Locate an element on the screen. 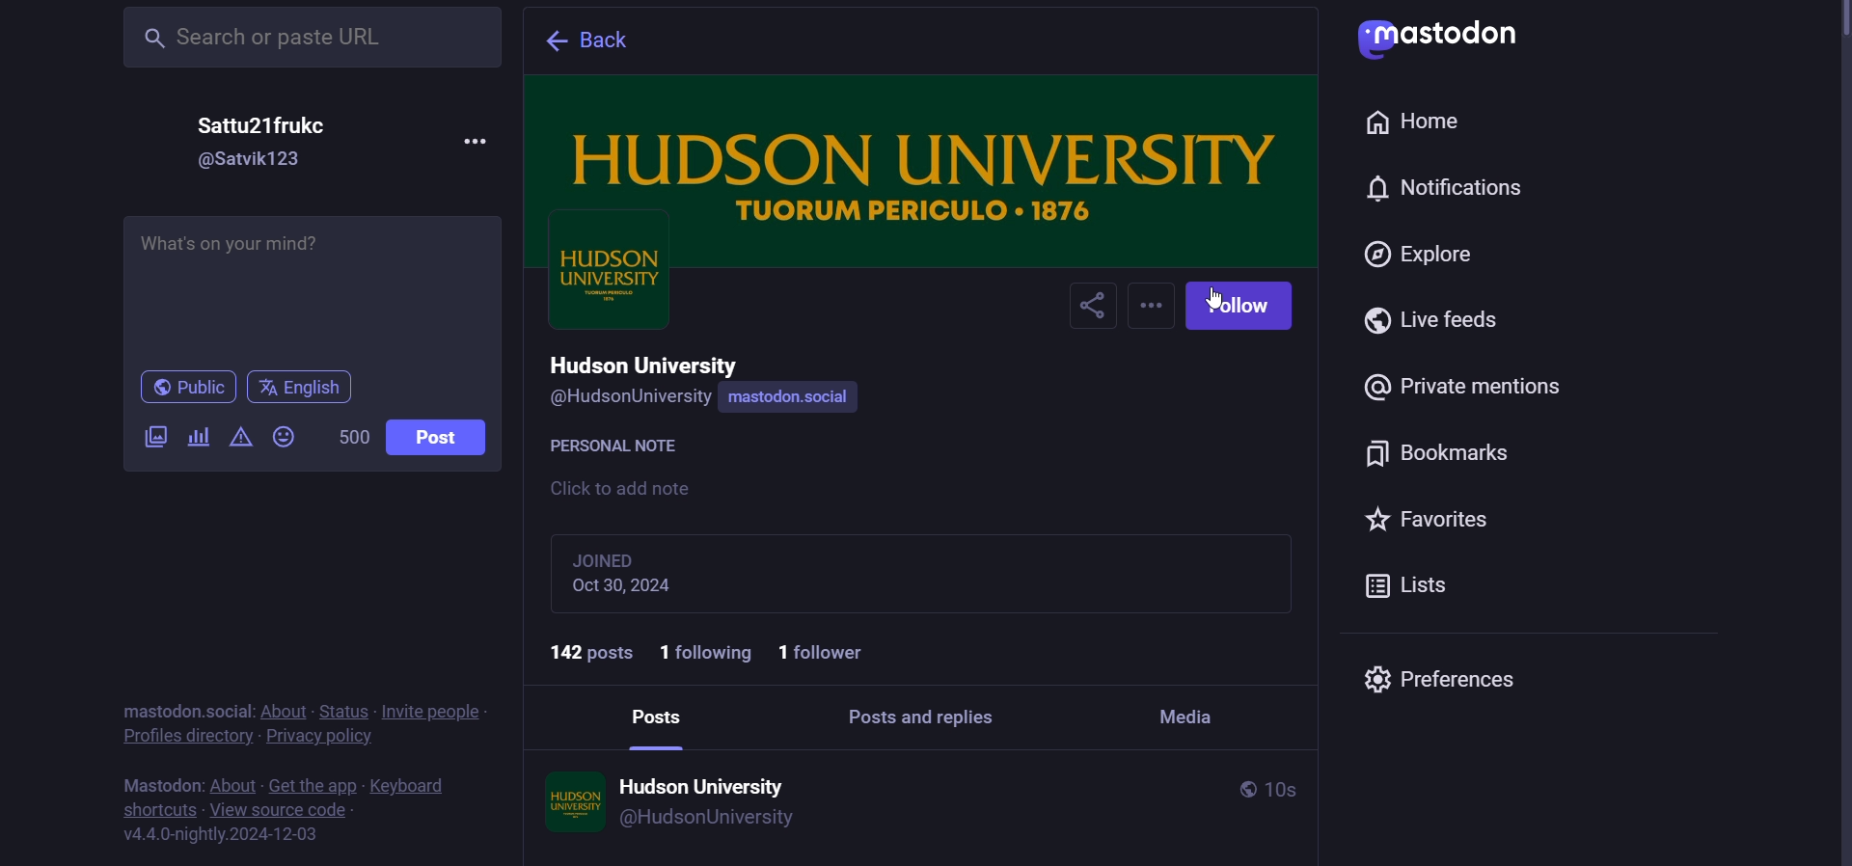 Image resolution: width=1852 pixels, height=866 pixels. view source code is located at coordinates (281, 811).